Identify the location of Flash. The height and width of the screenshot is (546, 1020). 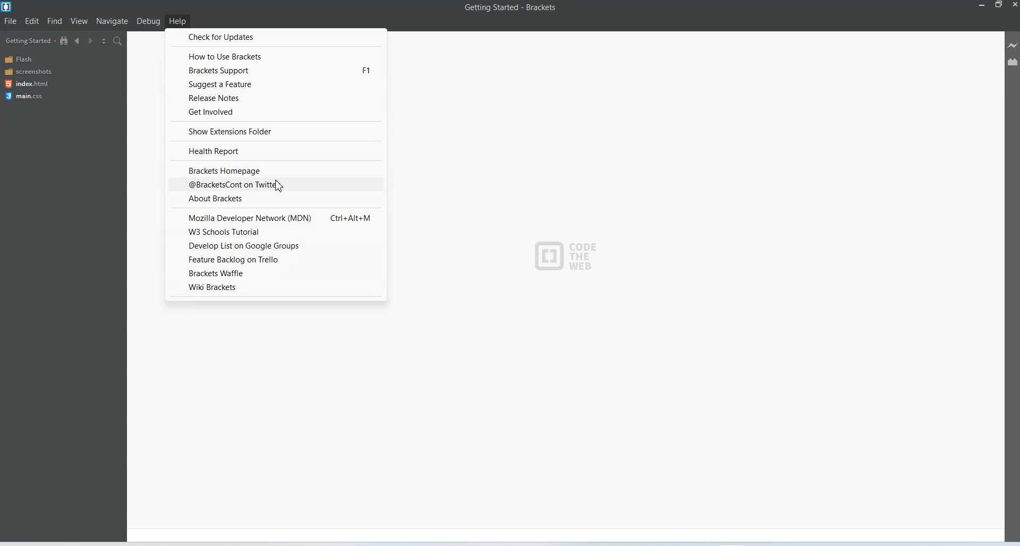
(29, 59).